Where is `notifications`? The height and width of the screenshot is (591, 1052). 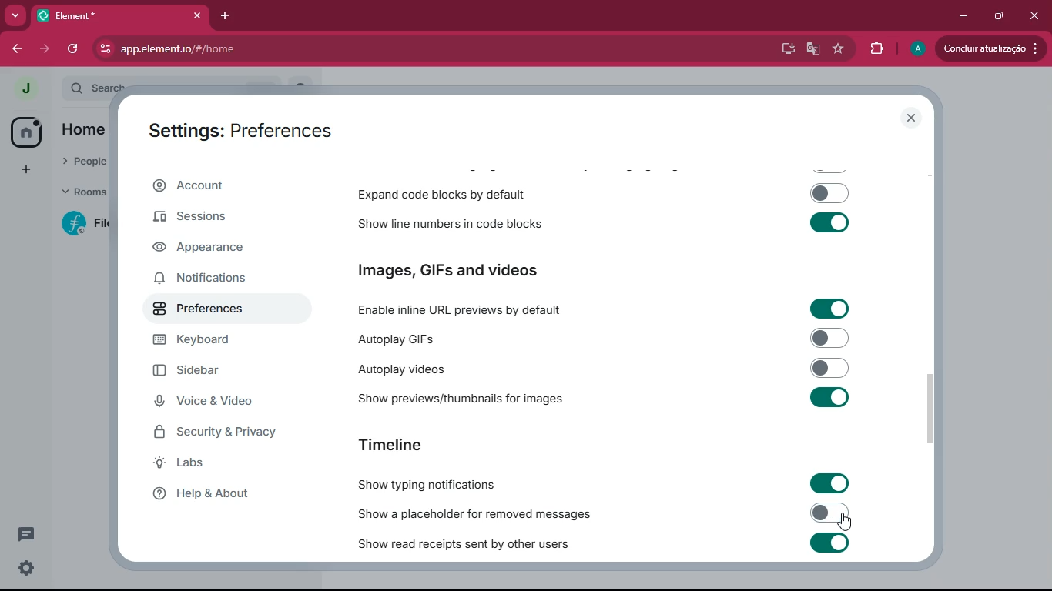 notifications is located at coordinates (213, 279).